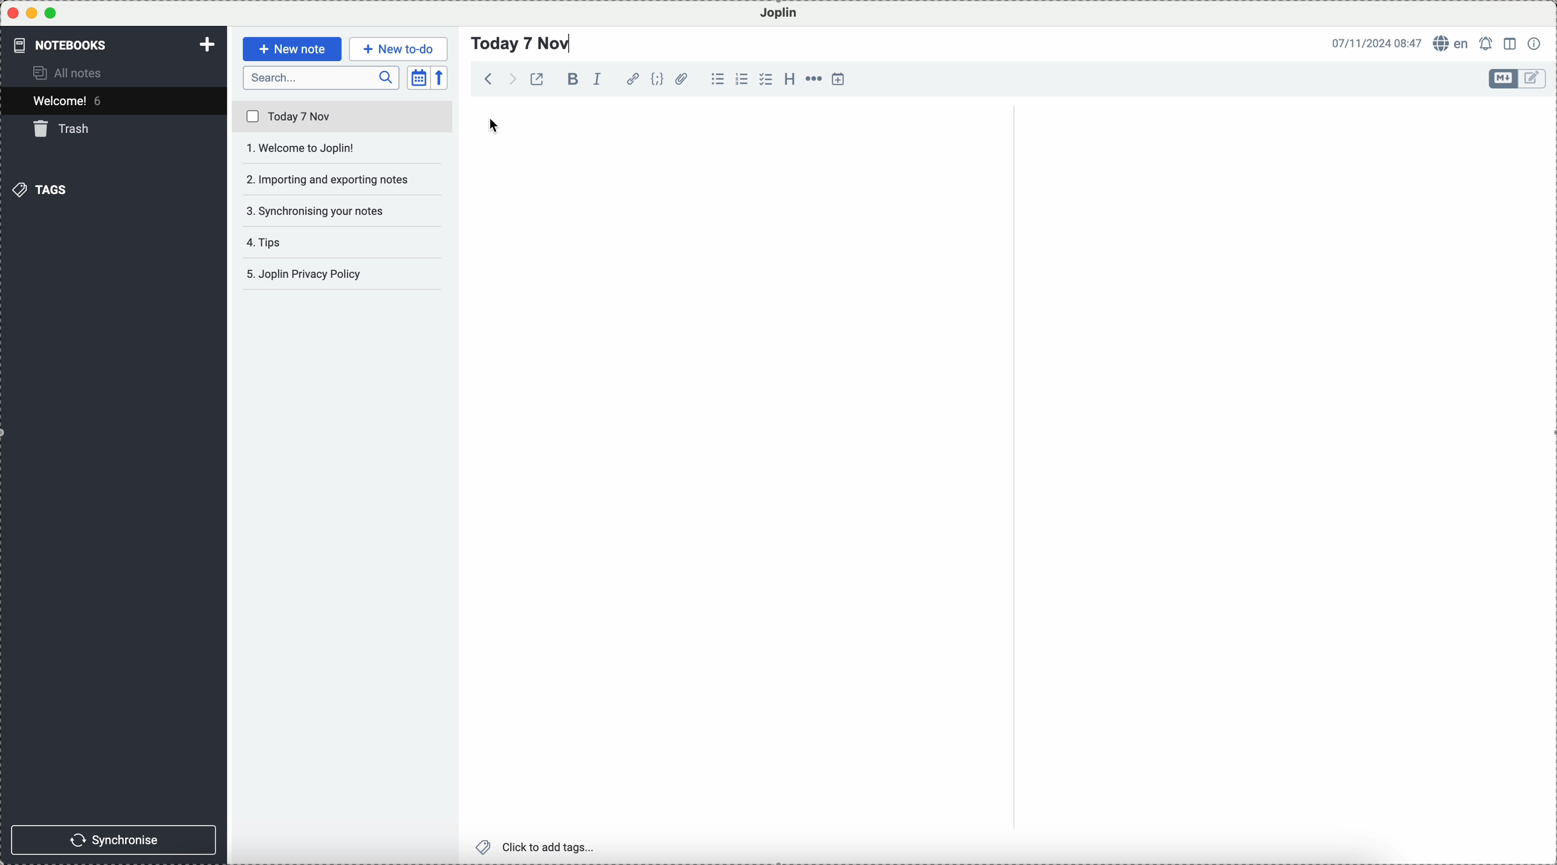 This screenshot has height=865, width=1557. I want to click on attach file, so click(682, 79).